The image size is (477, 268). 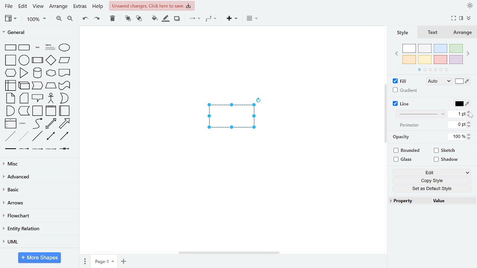 What do you see at coordinates (253, 19) in the screenshot?
I see `table` at bounding box center [253, 19].